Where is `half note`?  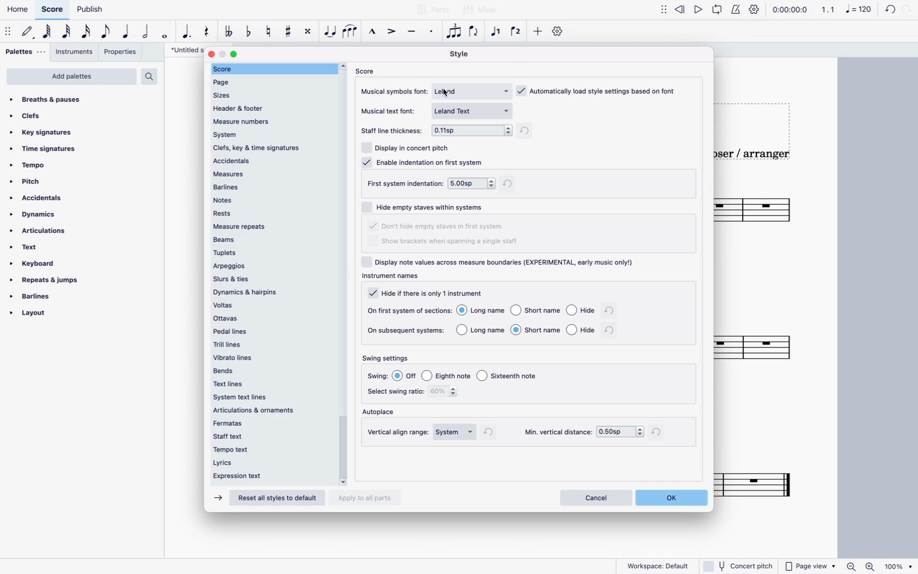 half note is located at coordinates (148, 35).